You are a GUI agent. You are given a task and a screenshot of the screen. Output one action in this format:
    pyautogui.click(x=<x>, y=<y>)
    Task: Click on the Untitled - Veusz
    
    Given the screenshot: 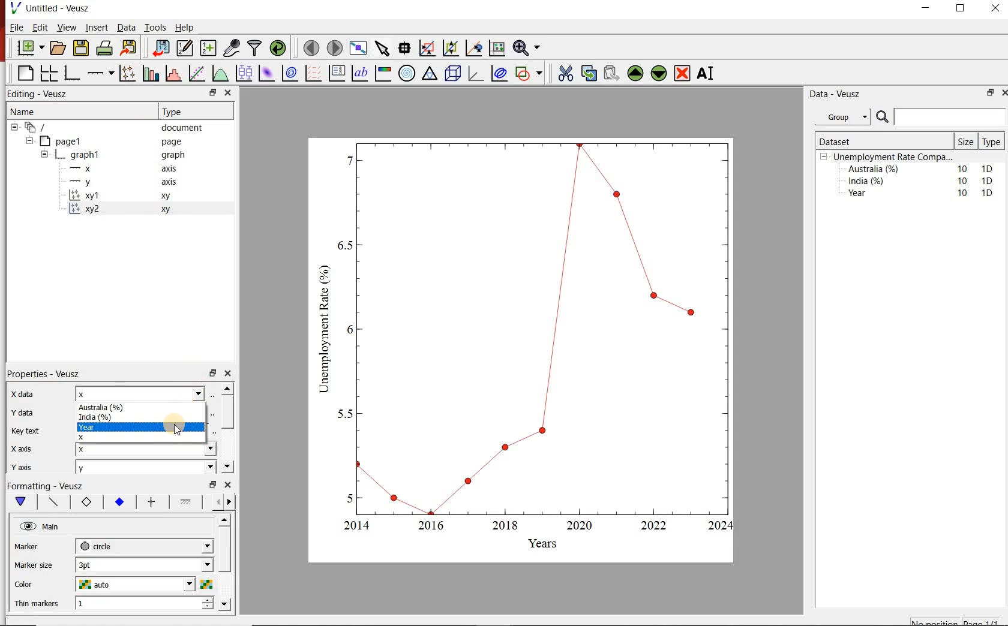 What is the action you would take?
    pyautogui.click(x=49, y=7)
    